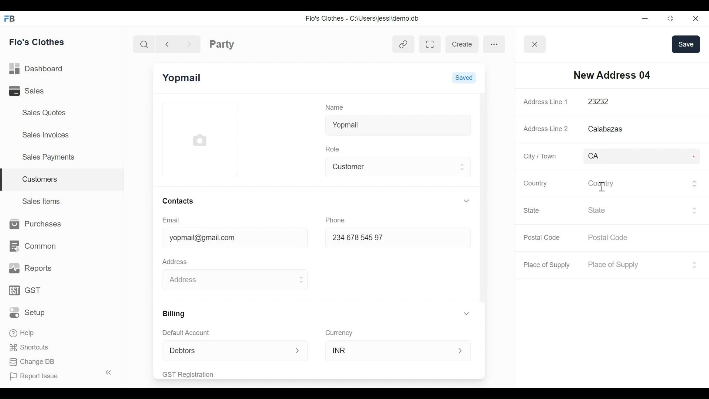 This screenshot has height=399, width=709. What do you see at coordinates (635, 265) in the screenshot?
I see `Place of Supply` at bounding box center [635, 265].